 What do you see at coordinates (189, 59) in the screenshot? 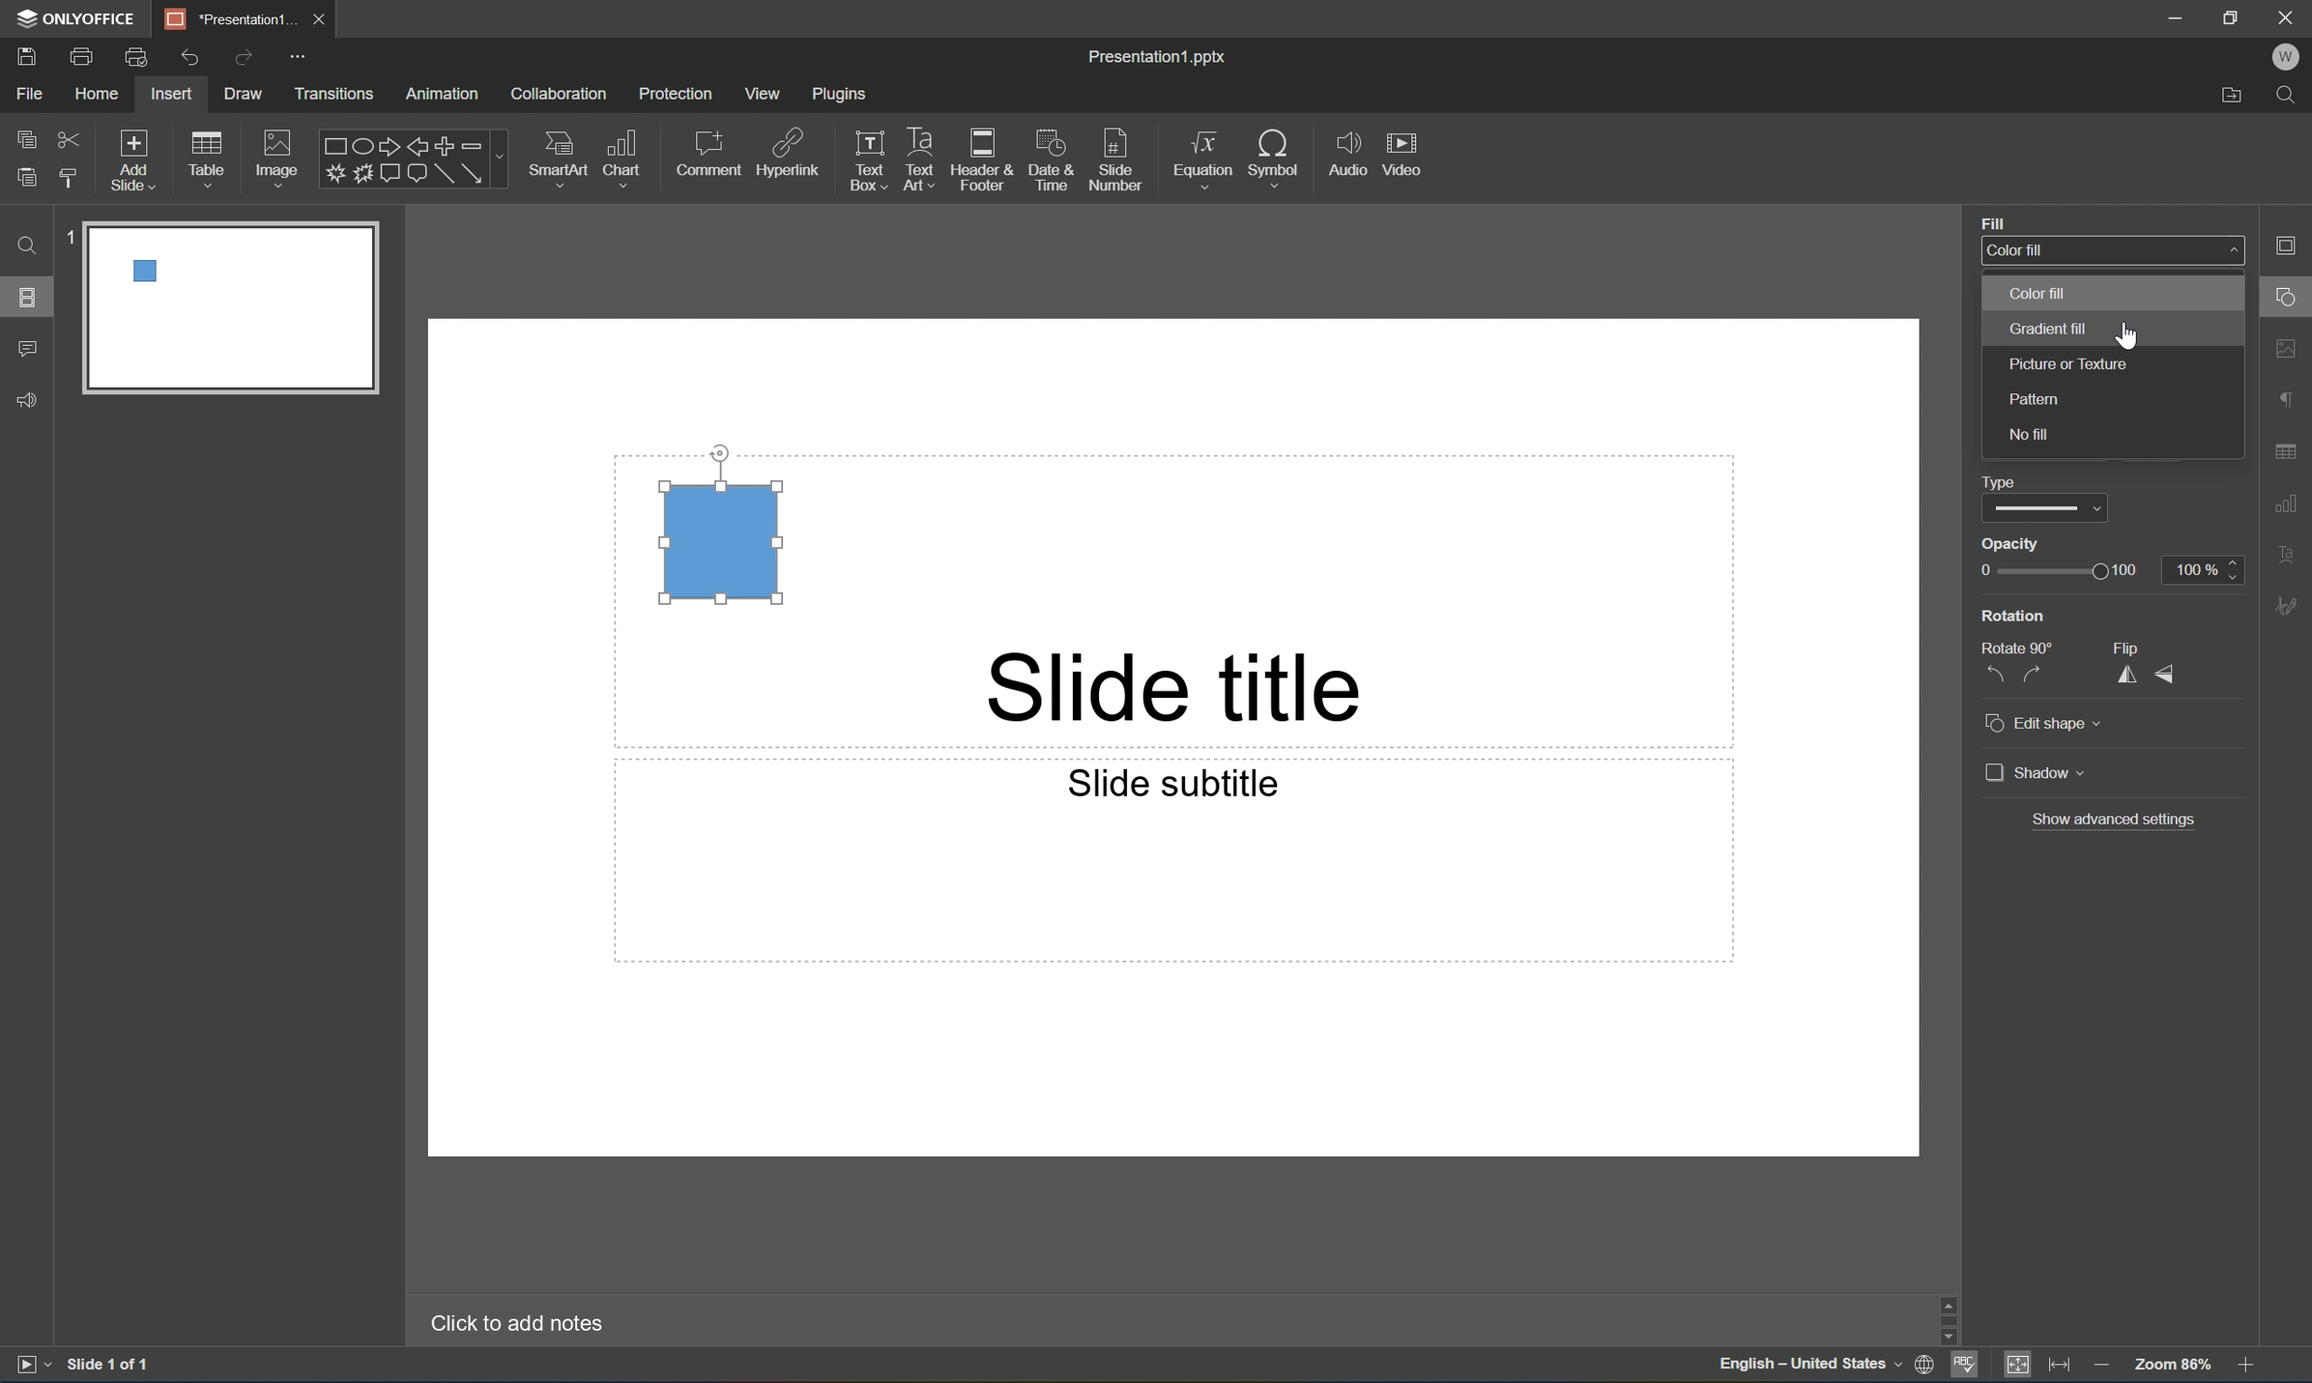
I see `Undo` at bounding box center [189, 59].